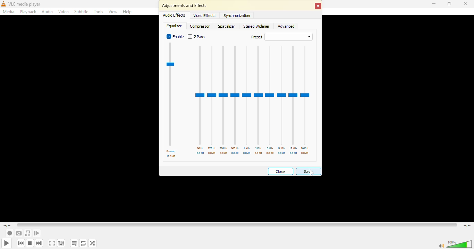 Image resolution: width=474 pixels, height=249 pixels. Describe the element at coordinates (212, 153) in the screenshot. I see `db` at that location.